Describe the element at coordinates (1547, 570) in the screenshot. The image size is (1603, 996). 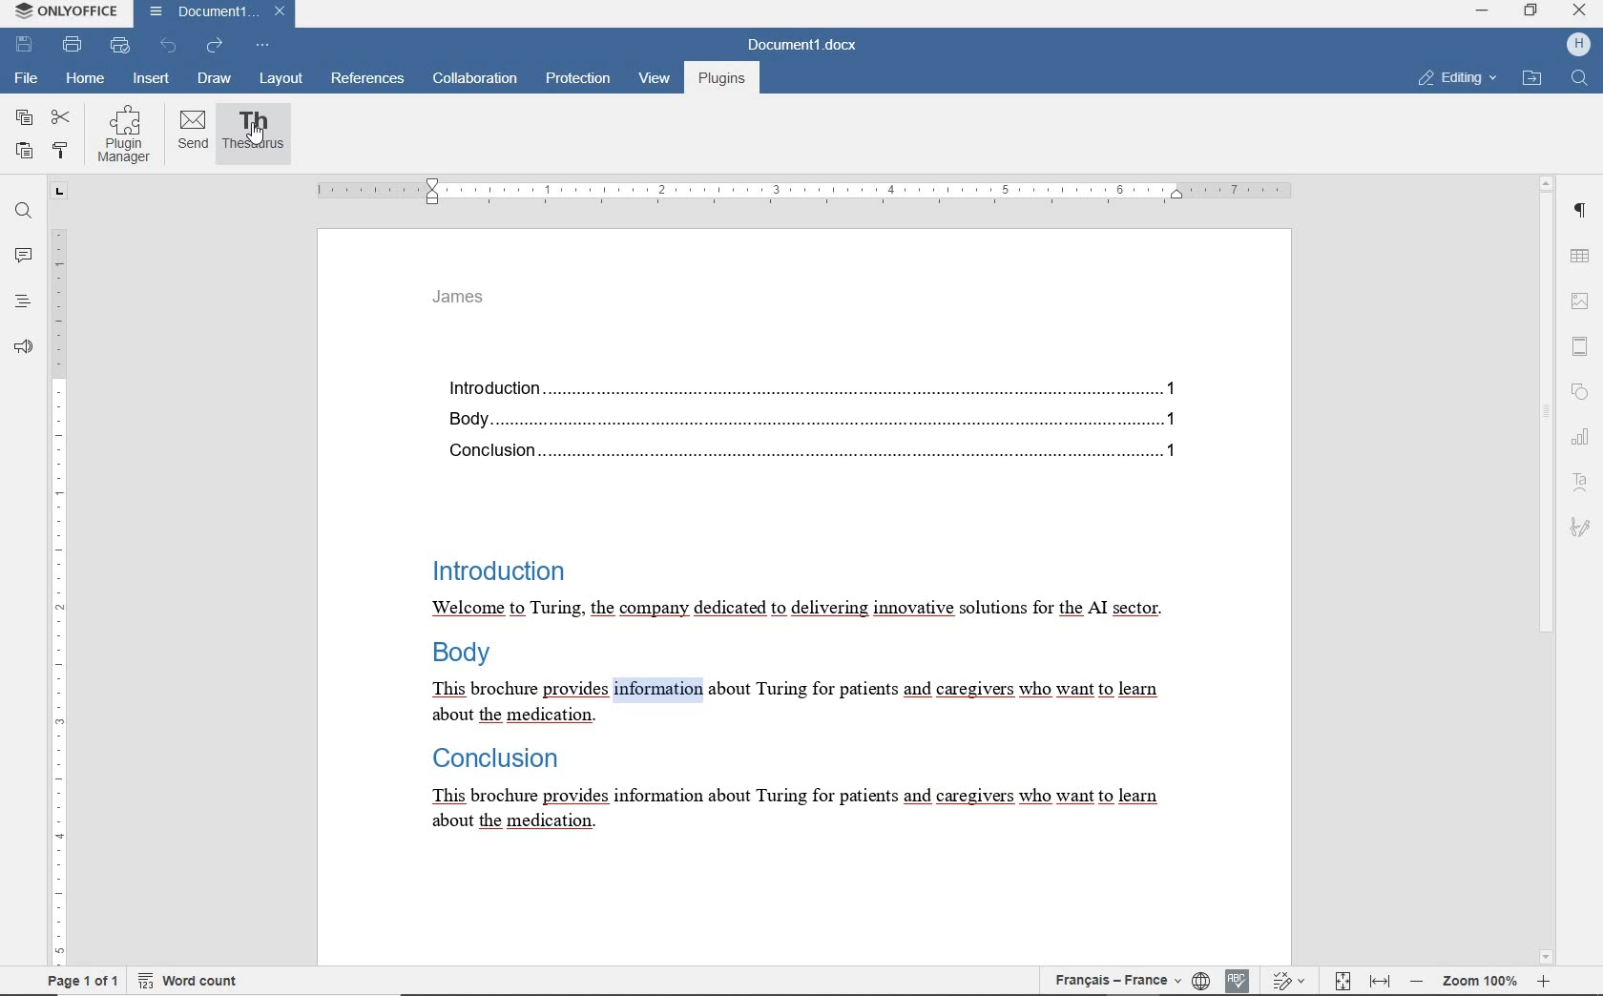
I see `SCROLLBAR` at that location.